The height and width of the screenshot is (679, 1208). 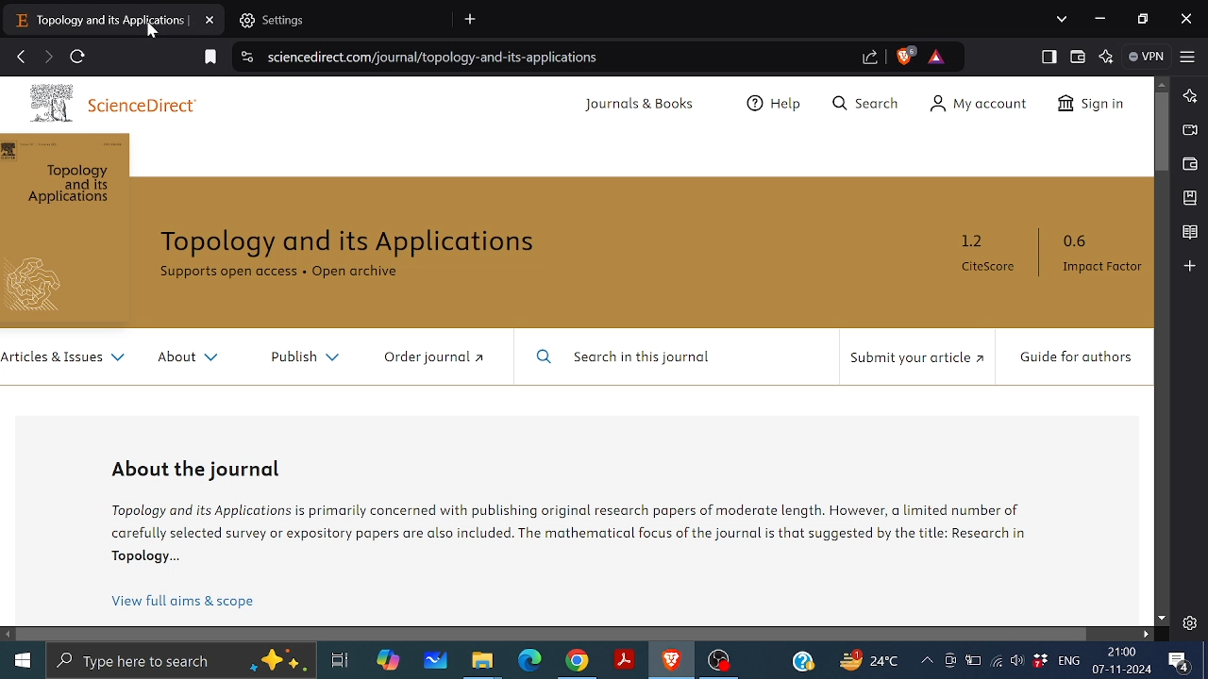 I want to click on Dropbox, so click(x=1040, y=661).